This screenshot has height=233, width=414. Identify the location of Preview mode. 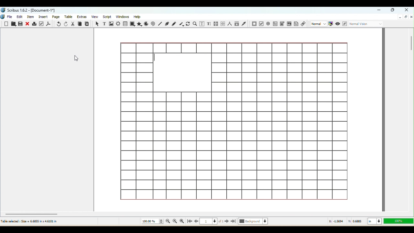
(337, 23).